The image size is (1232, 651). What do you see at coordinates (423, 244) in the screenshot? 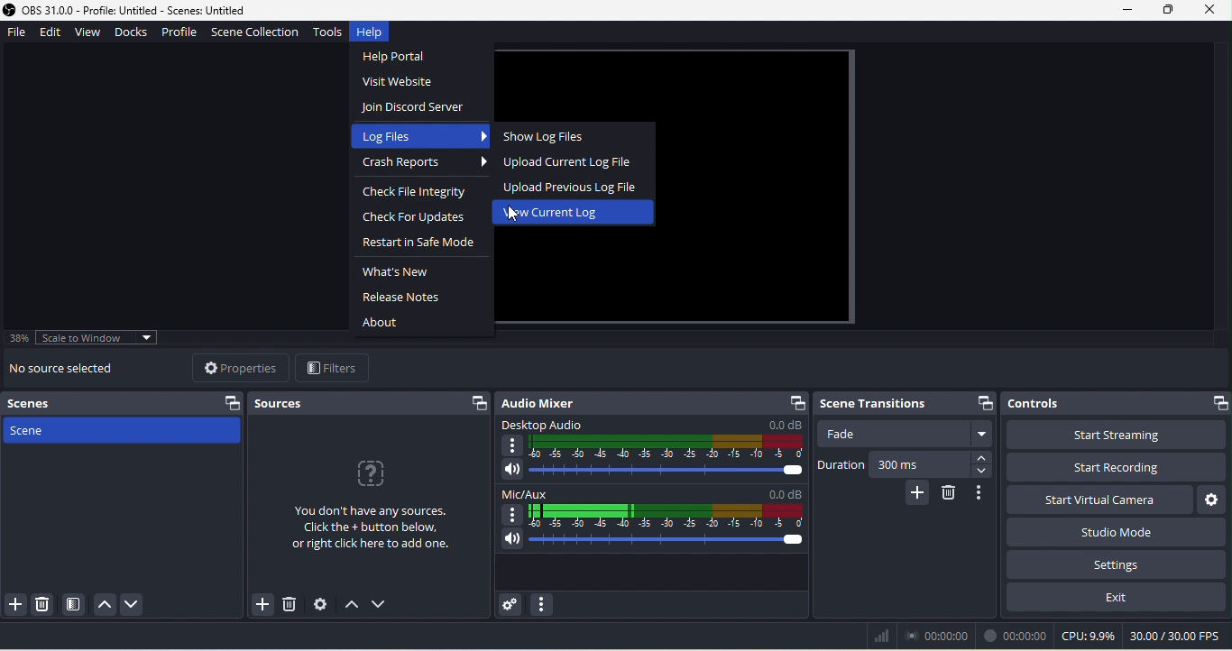
I see `restart in safe mode` at bounding box center [423, 244].